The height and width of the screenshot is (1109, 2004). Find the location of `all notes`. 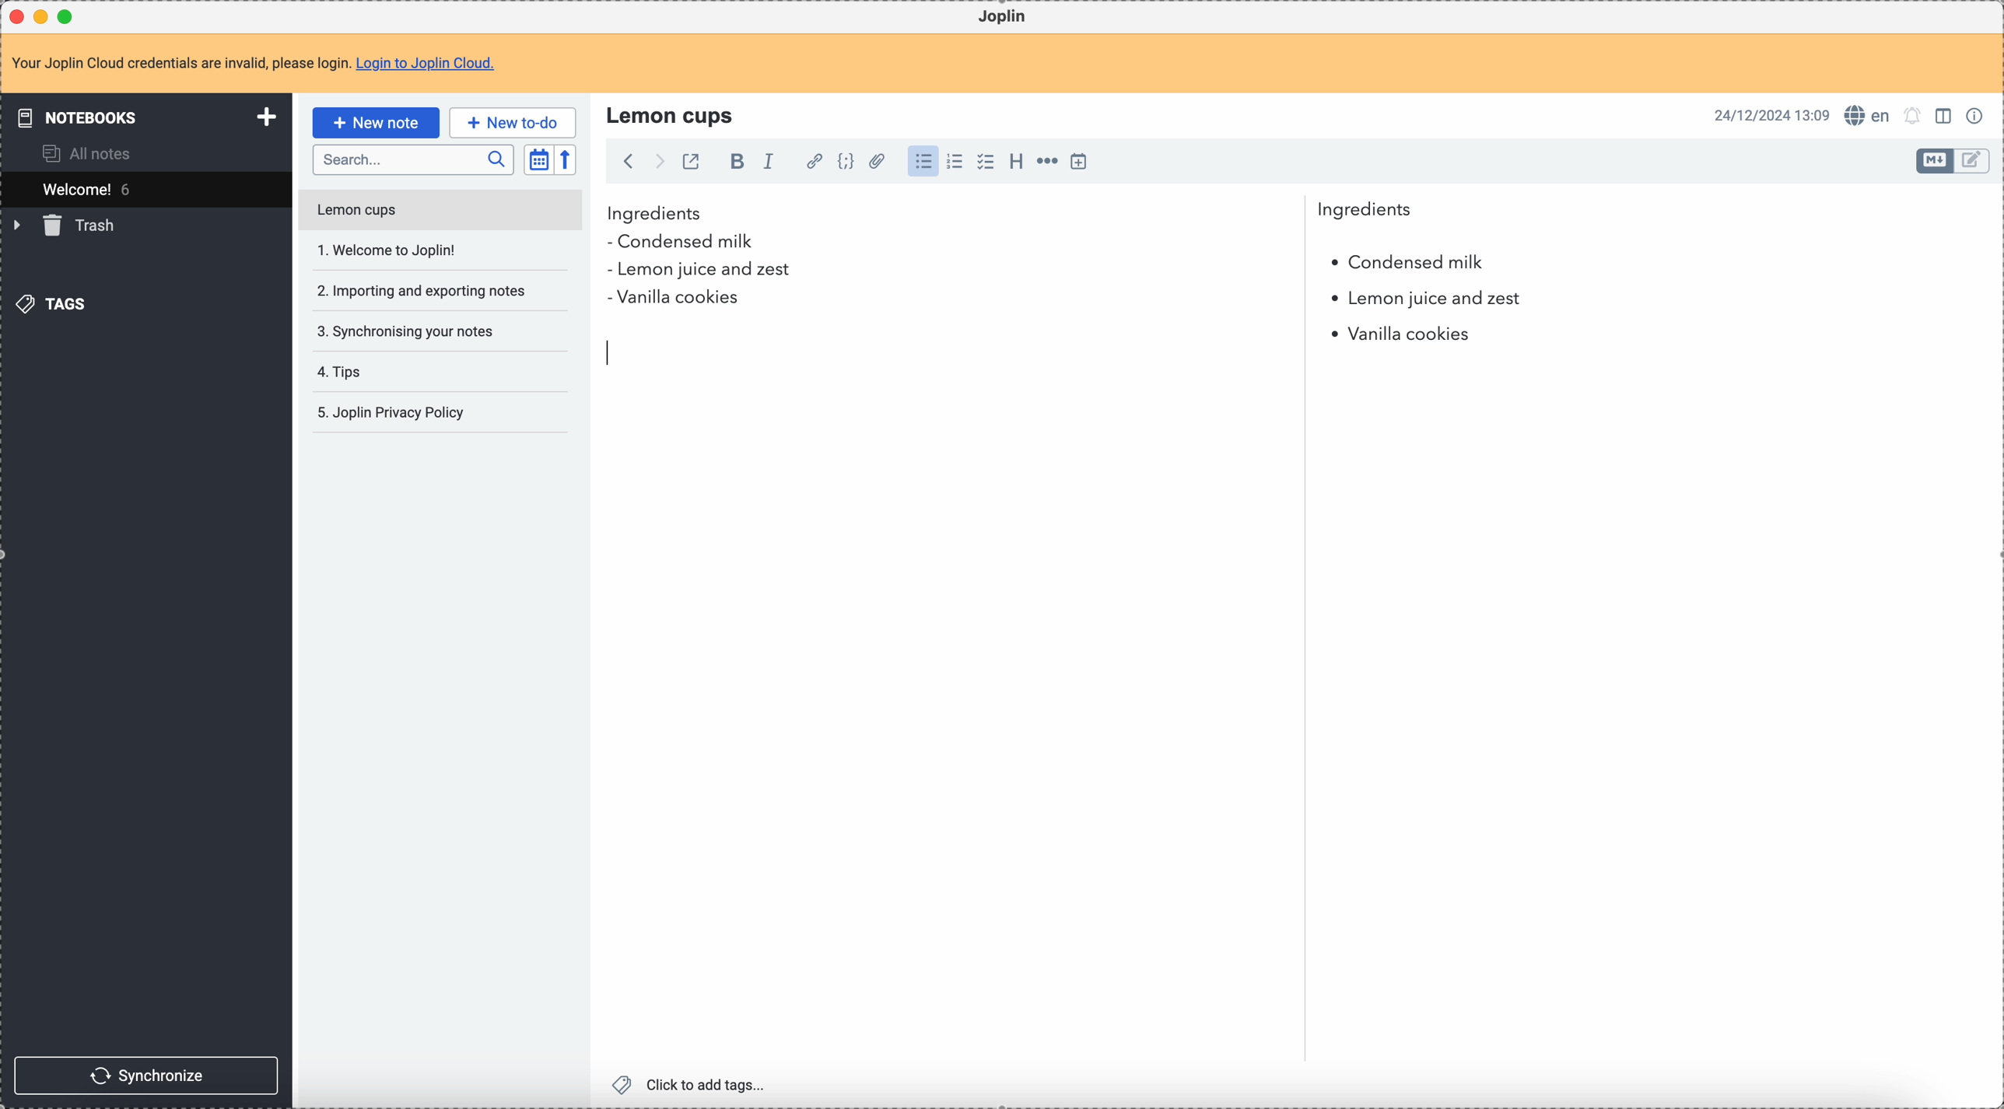

all notes is located at coordinates (92, 152).